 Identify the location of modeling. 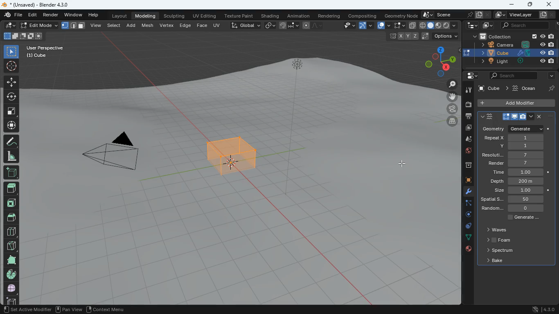
(146, 15).